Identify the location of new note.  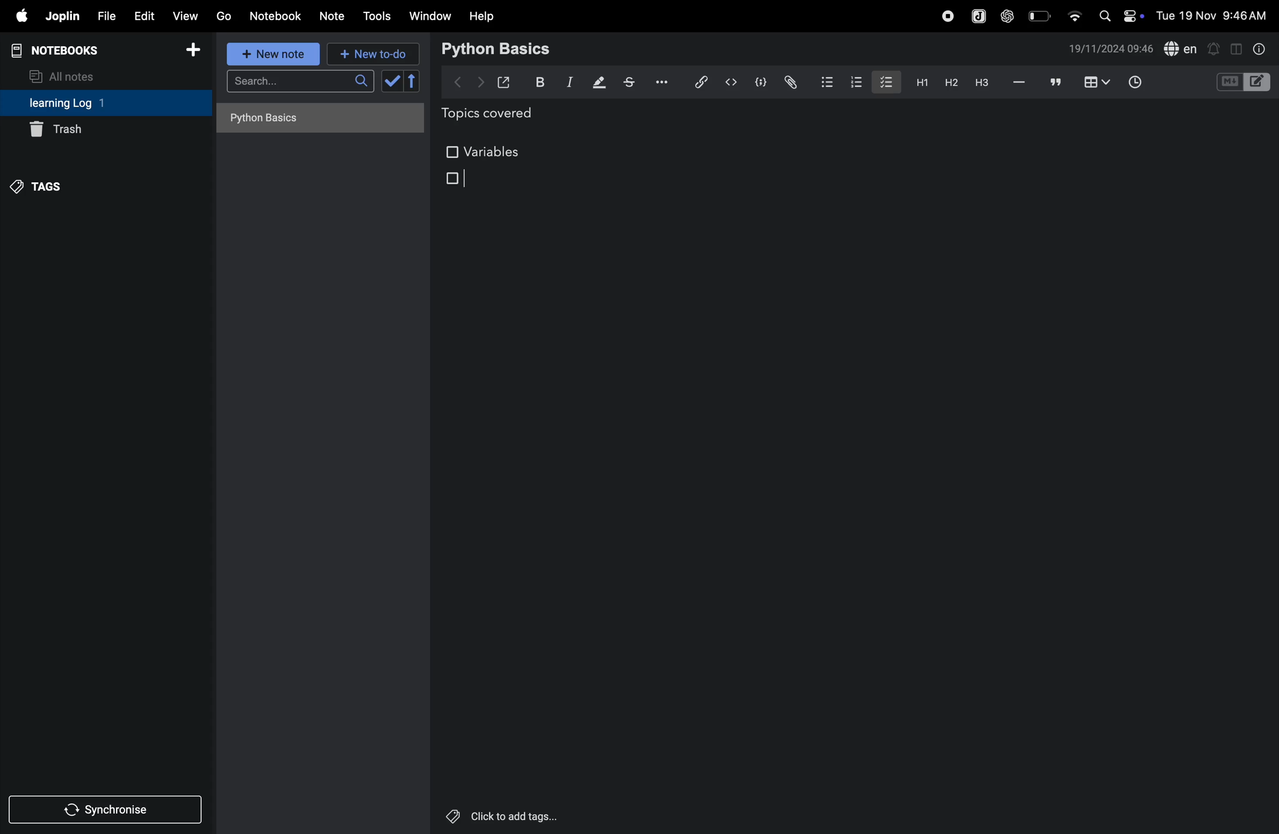
(270, 54).